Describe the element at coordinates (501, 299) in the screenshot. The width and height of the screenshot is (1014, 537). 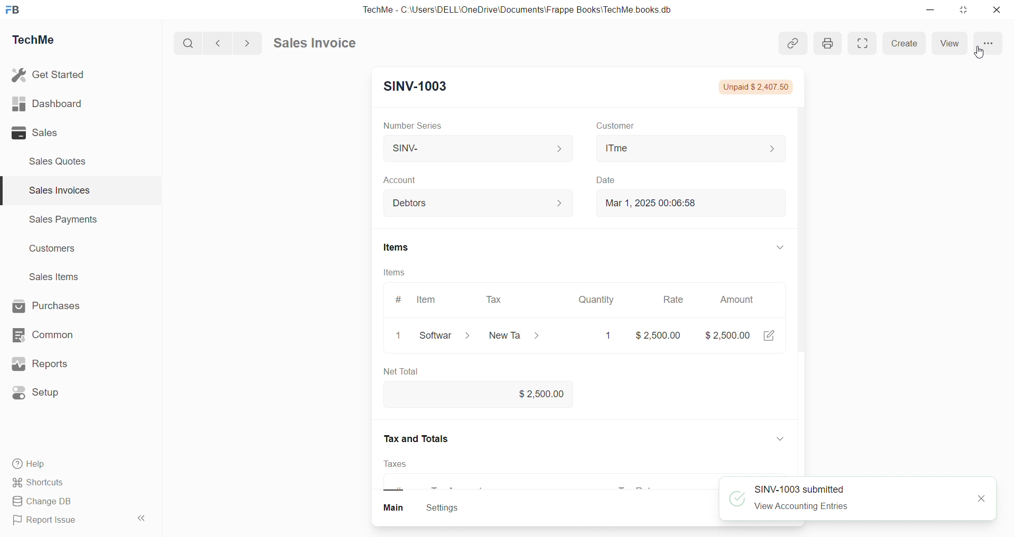
I see `Tax` at that location.